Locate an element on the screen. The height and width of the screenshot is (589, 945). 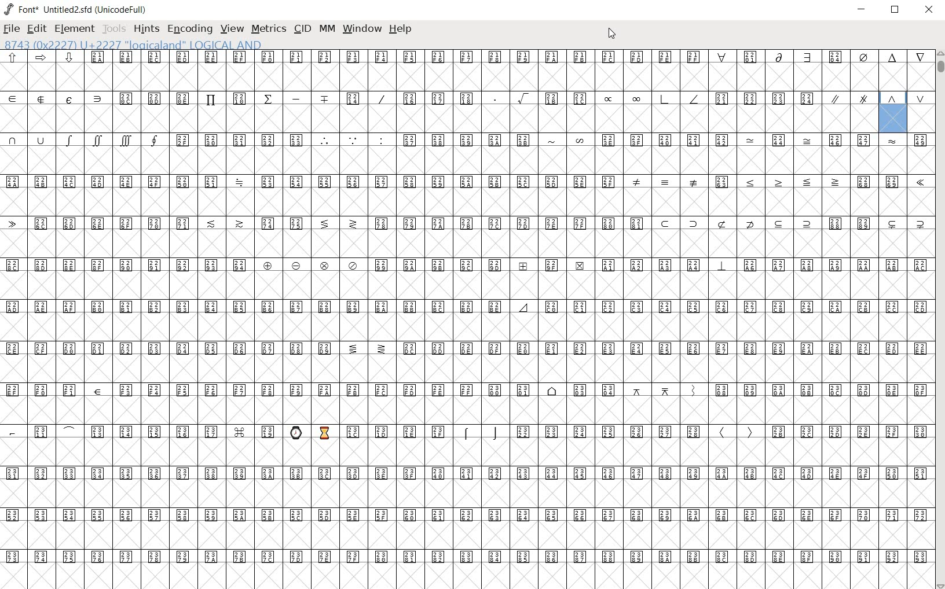
tools is located at coordinates (115, 28).